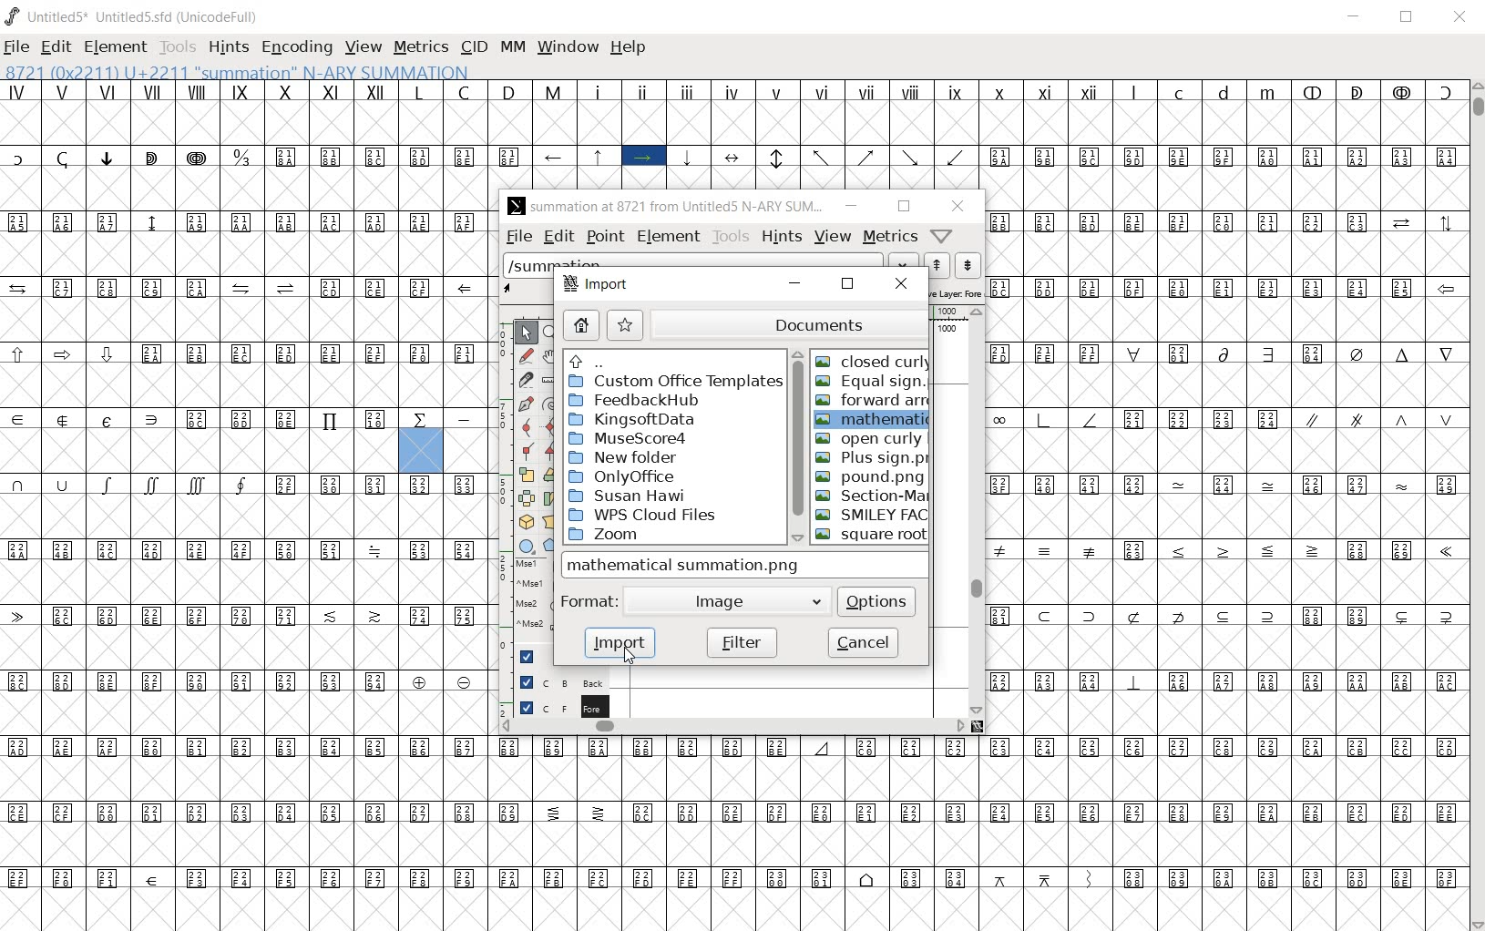  I want to click on MM, so click(511, 46).